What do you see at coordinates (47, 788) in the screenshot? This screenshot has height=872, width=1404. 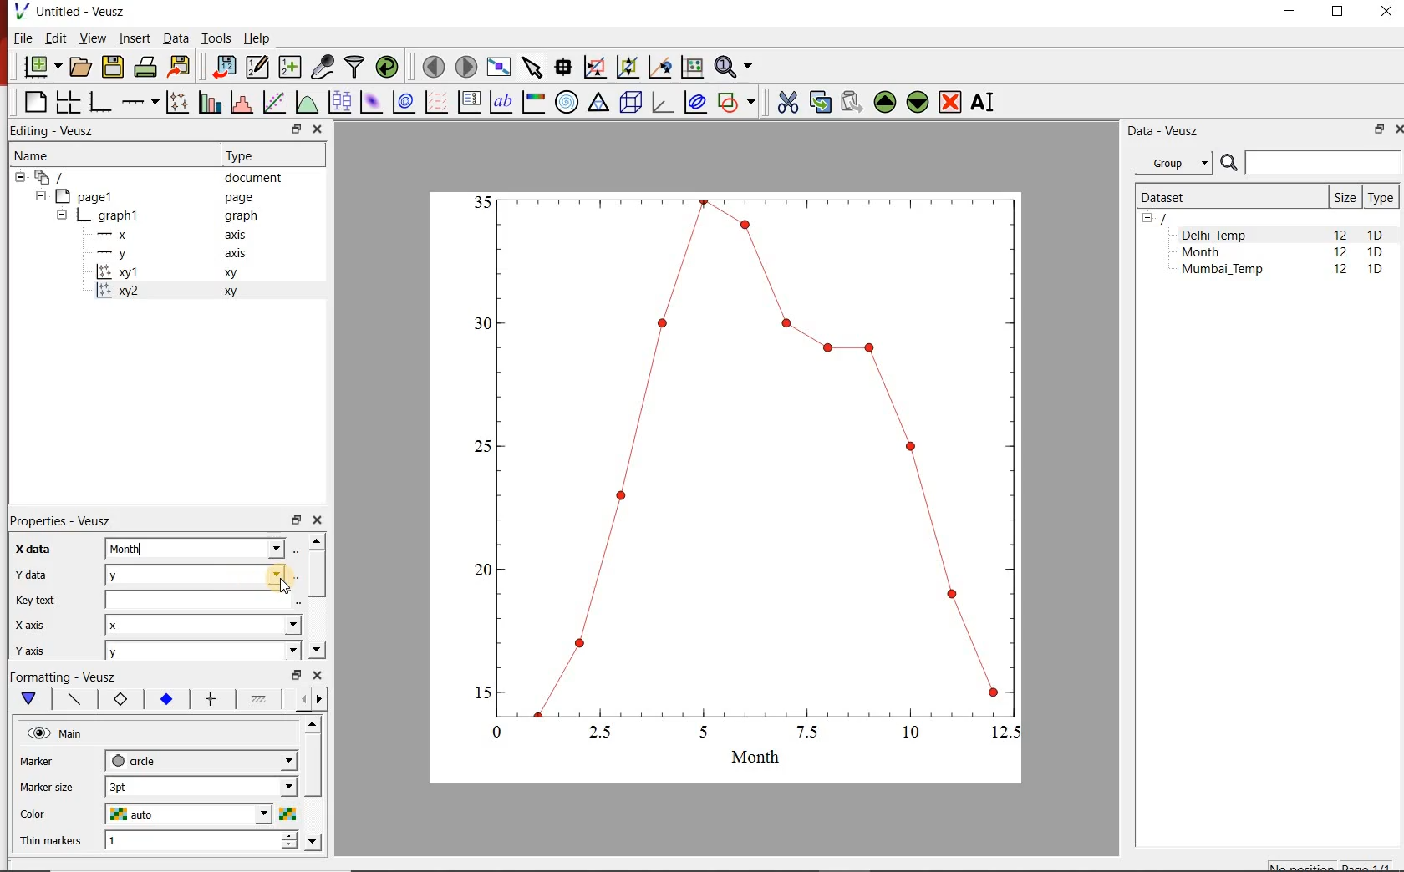 I see `Marker size` at bounding box center [47, 788].